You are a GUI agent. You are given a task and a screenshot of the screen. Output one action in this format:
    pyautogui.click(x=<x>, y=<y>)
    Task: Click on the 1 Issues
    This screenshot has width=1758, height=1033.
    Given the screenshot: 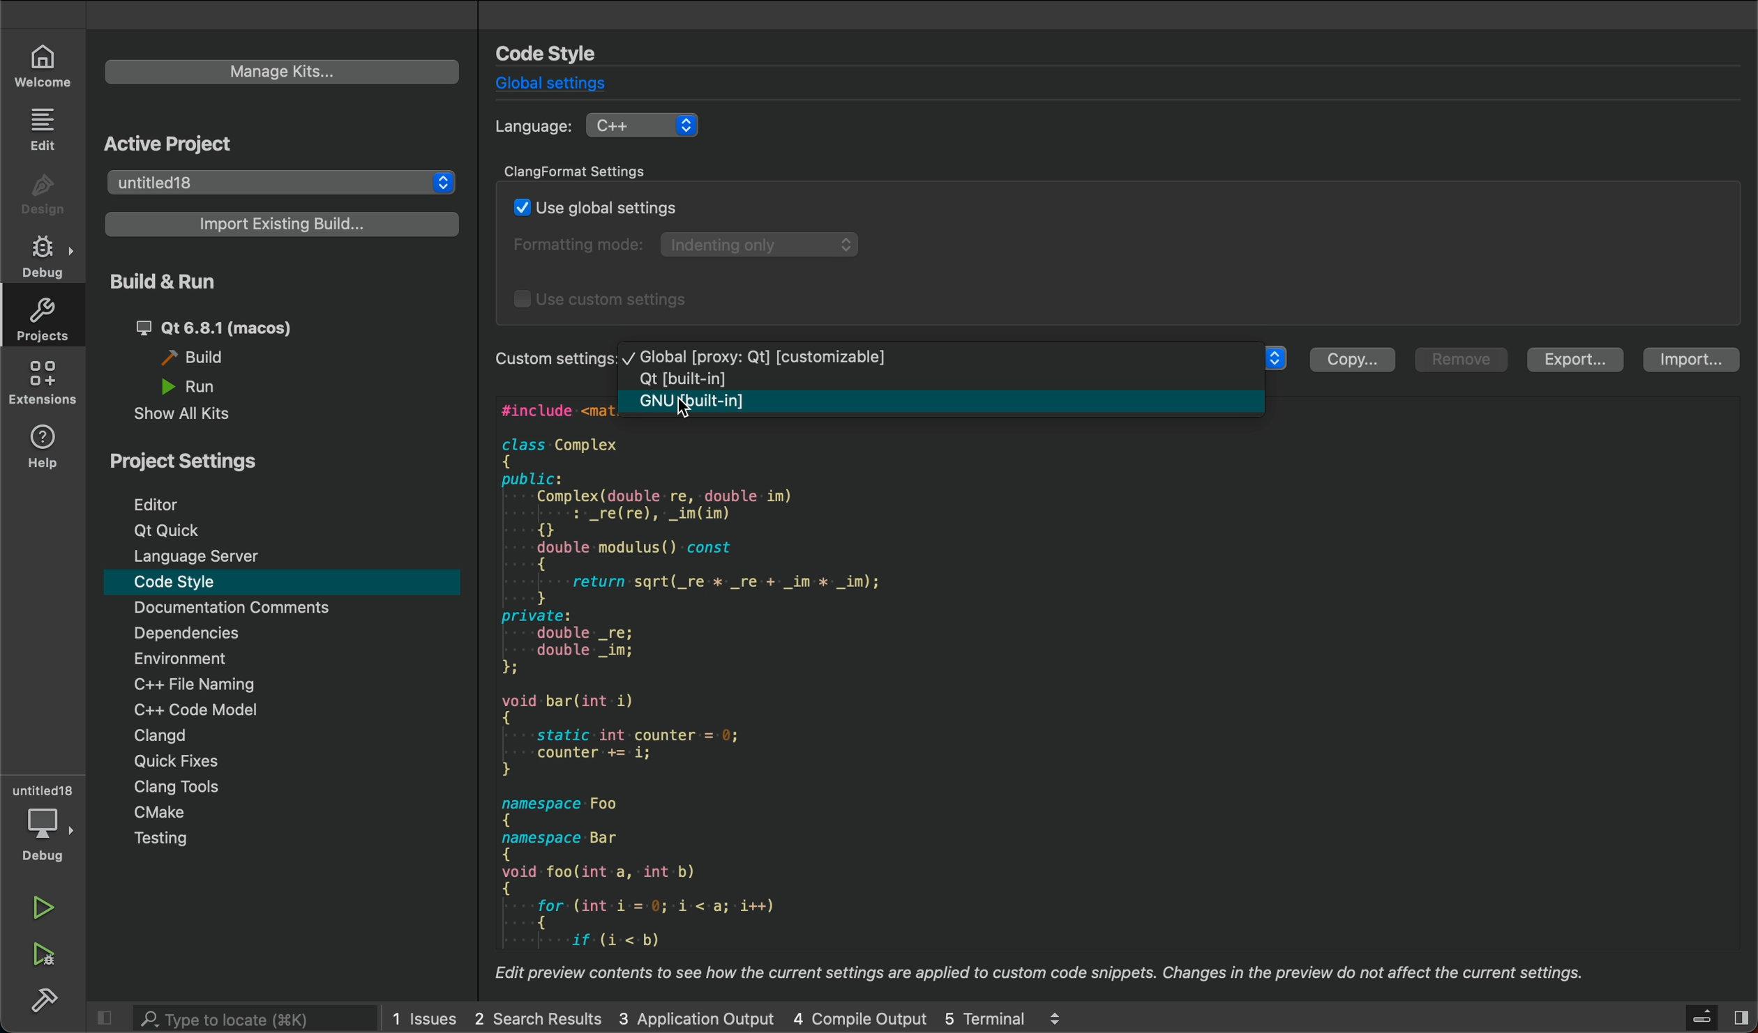 What is the action you would take?
    pyautogui.click(x=423, y=1016)
    